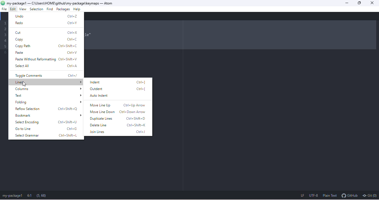 Image resolution: width=379 pixels, height=200 pixels. What do you see at coordinates (3, 9) in the screenshot?
I see `file` at bounding box center [3, 9].